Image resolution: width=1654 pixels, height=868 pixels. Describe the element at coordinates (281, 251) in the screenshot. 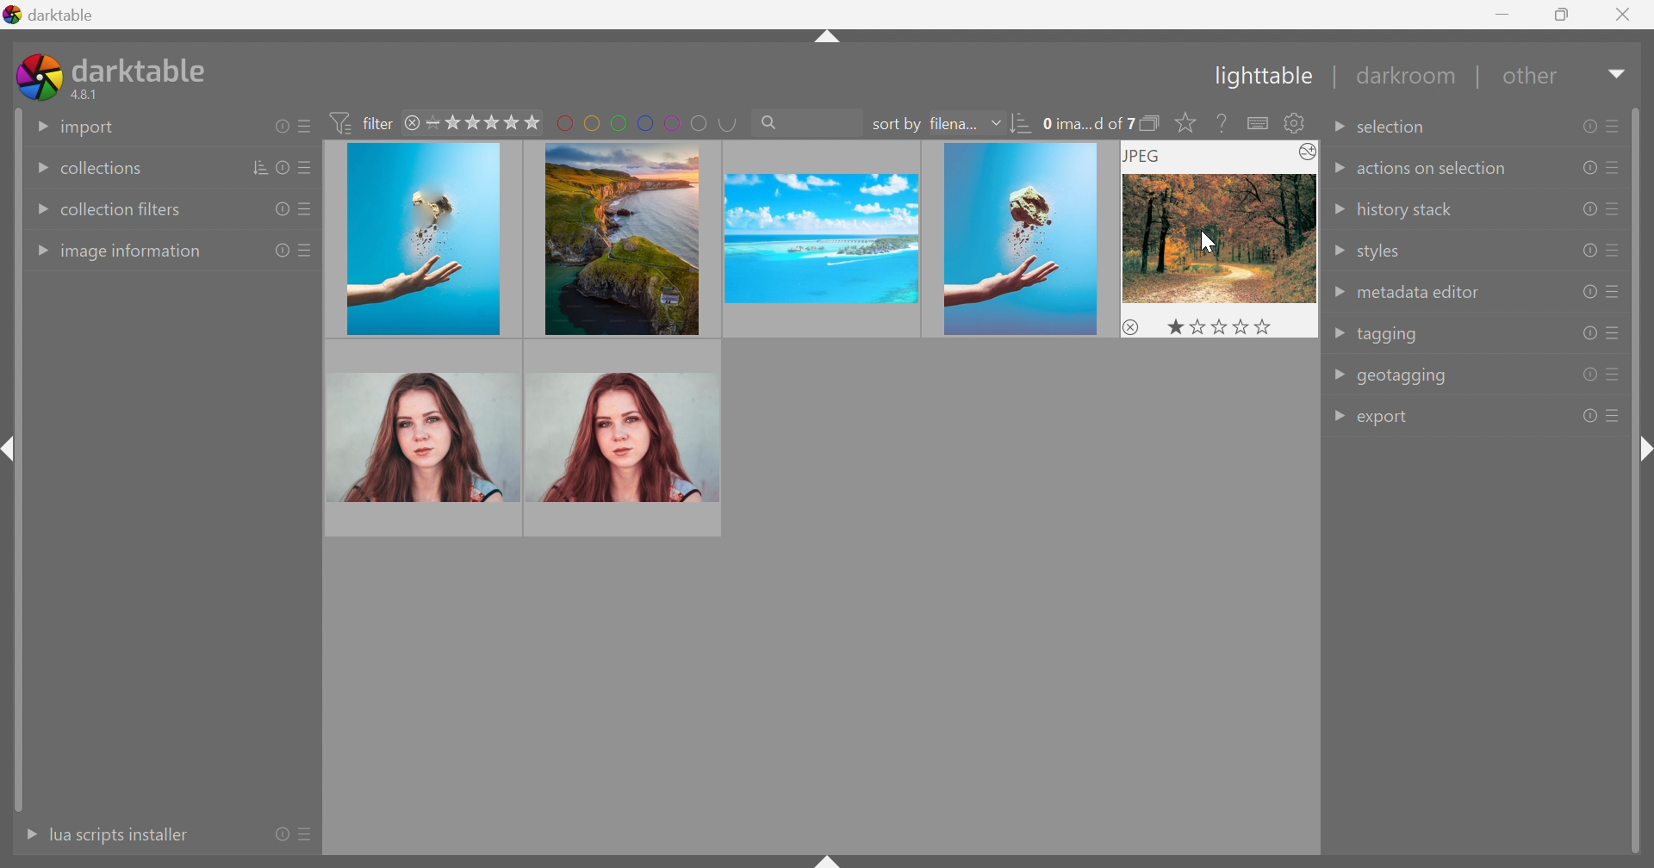

I see `reset` at that location.